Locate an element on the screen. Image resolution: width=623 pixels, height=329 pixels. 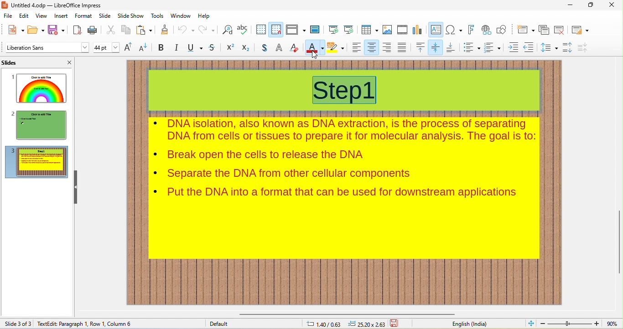
title selected is located at coordinates (348, 93).